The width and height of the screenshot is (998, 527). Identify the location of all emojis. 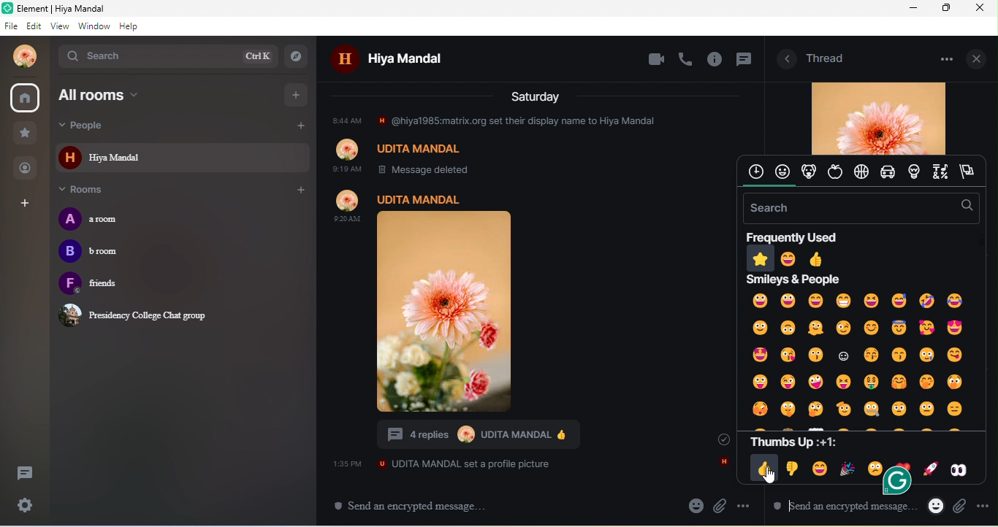
(859, 355).